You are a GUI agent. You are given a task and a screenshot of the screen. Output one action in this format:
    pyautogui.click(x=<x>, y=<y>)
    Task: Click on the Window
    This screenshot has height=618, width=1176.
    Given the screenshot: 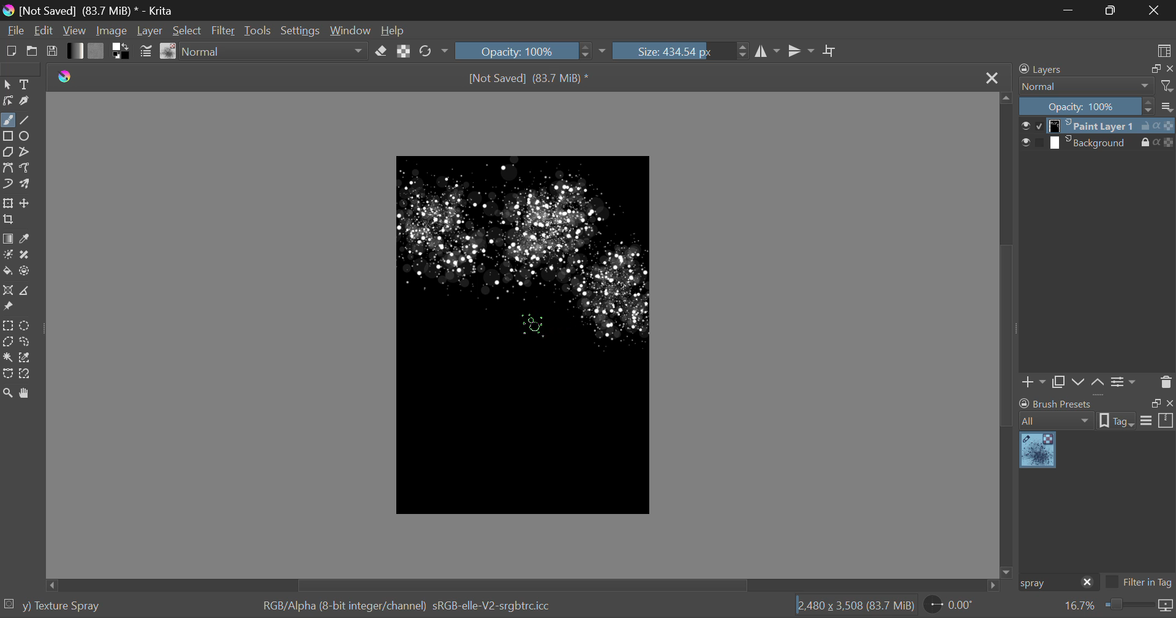 What is the action you would take?
    pyautogui.click(x=352, y=29)
    